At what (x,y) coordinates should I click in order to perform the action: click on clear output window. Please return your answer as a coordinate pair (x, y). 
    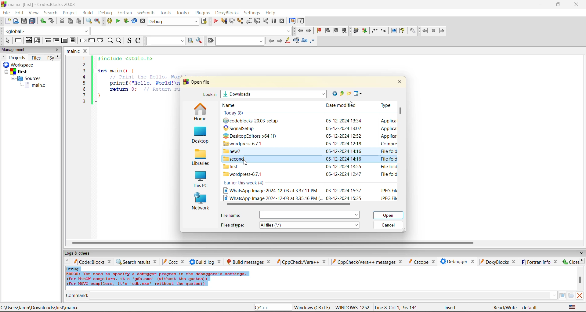
    Looking at the image, I should click on (579, 295).